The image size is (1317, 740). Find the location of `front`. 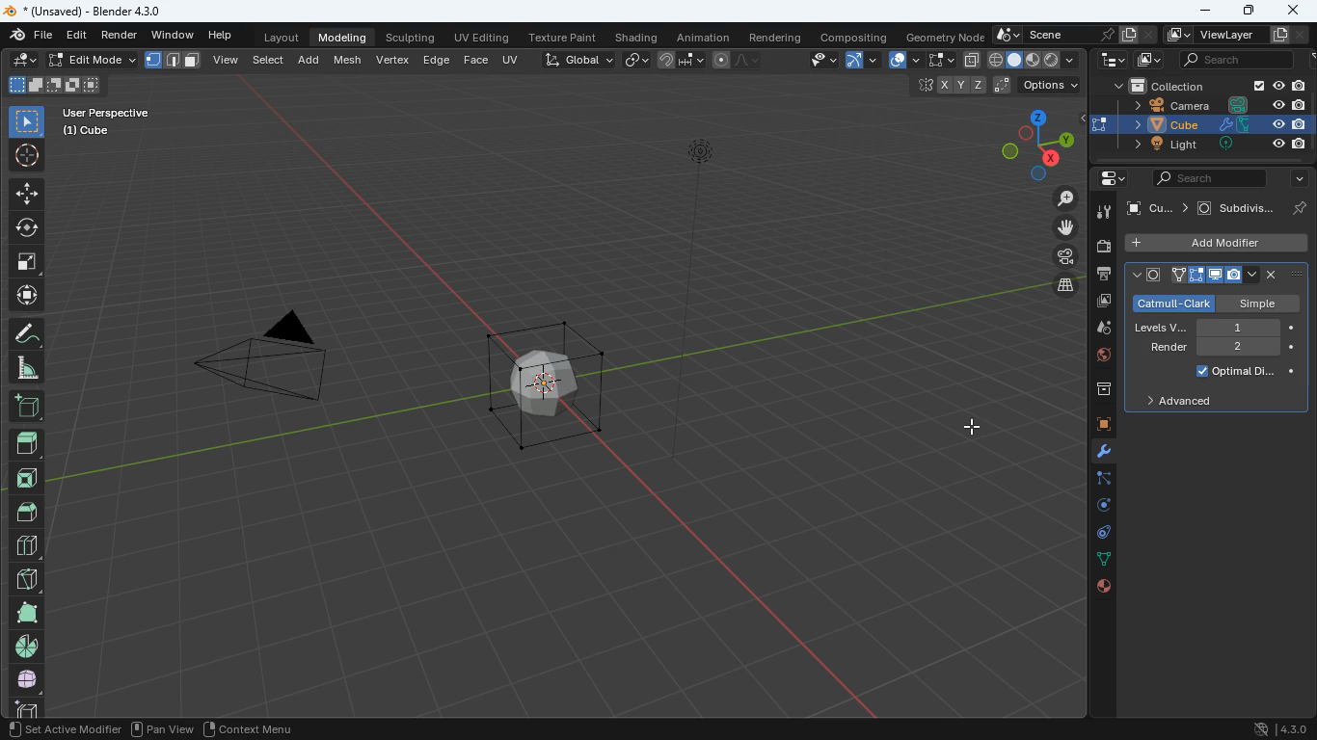

front is located at coordinates (27, 482).